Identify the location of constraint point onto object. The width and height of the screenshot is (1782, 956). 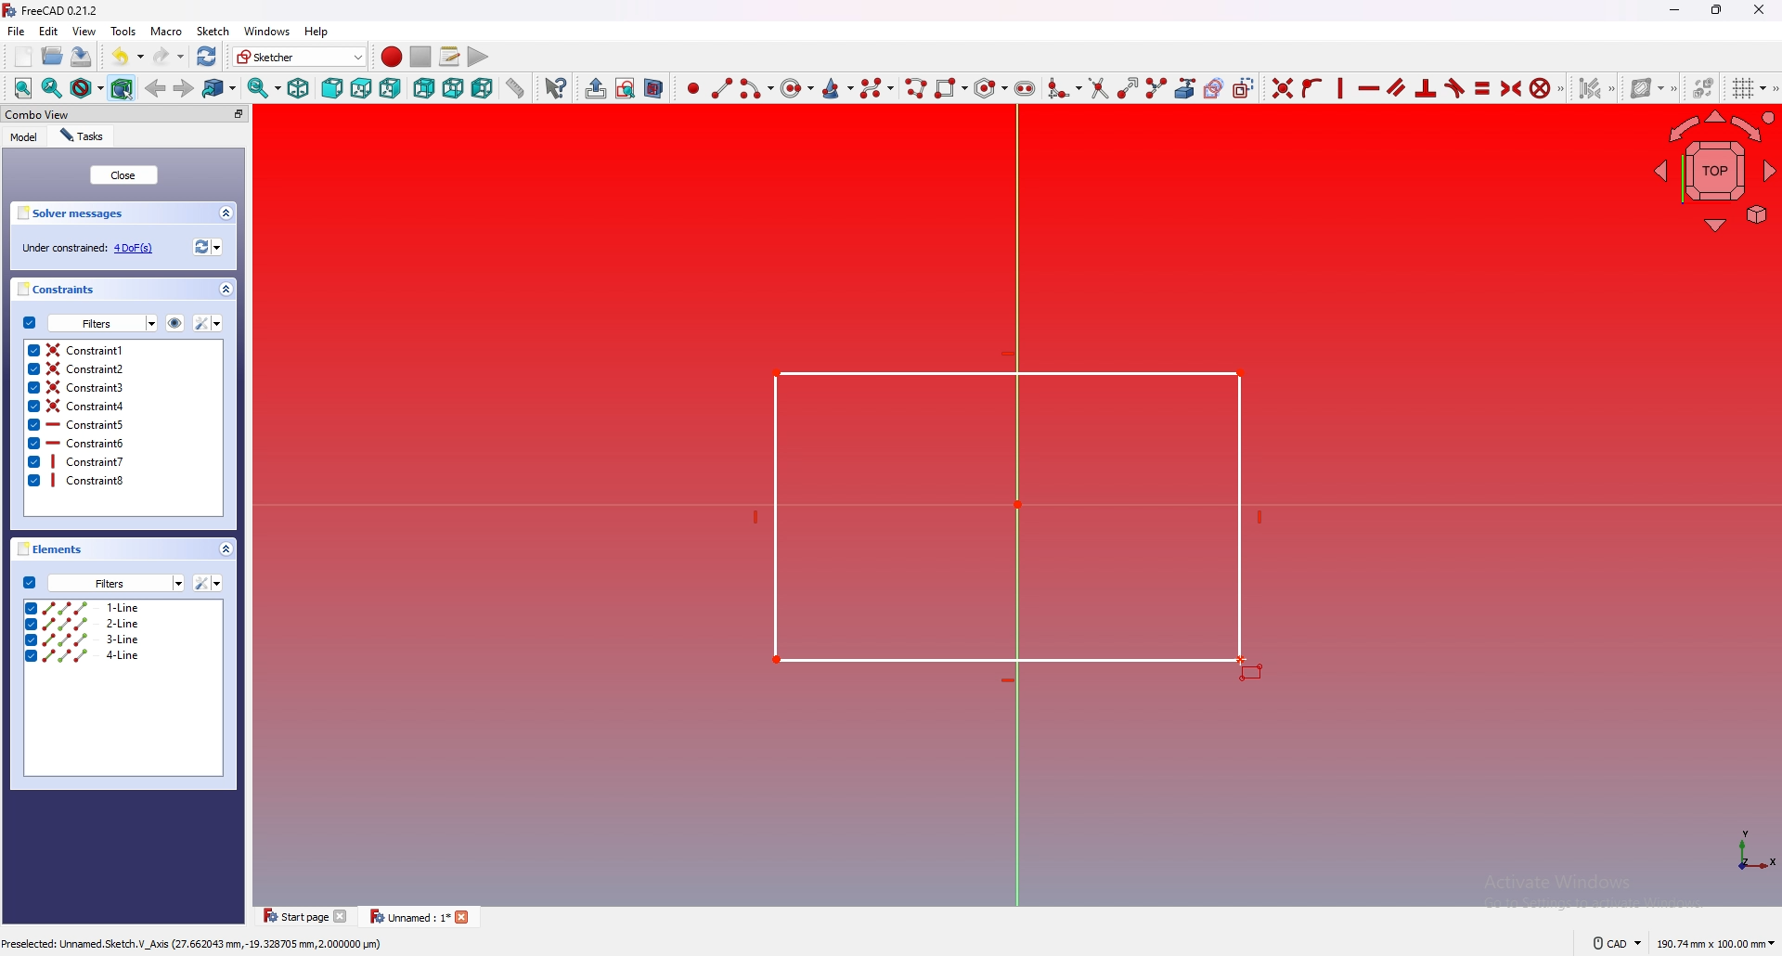
(1311, 88).